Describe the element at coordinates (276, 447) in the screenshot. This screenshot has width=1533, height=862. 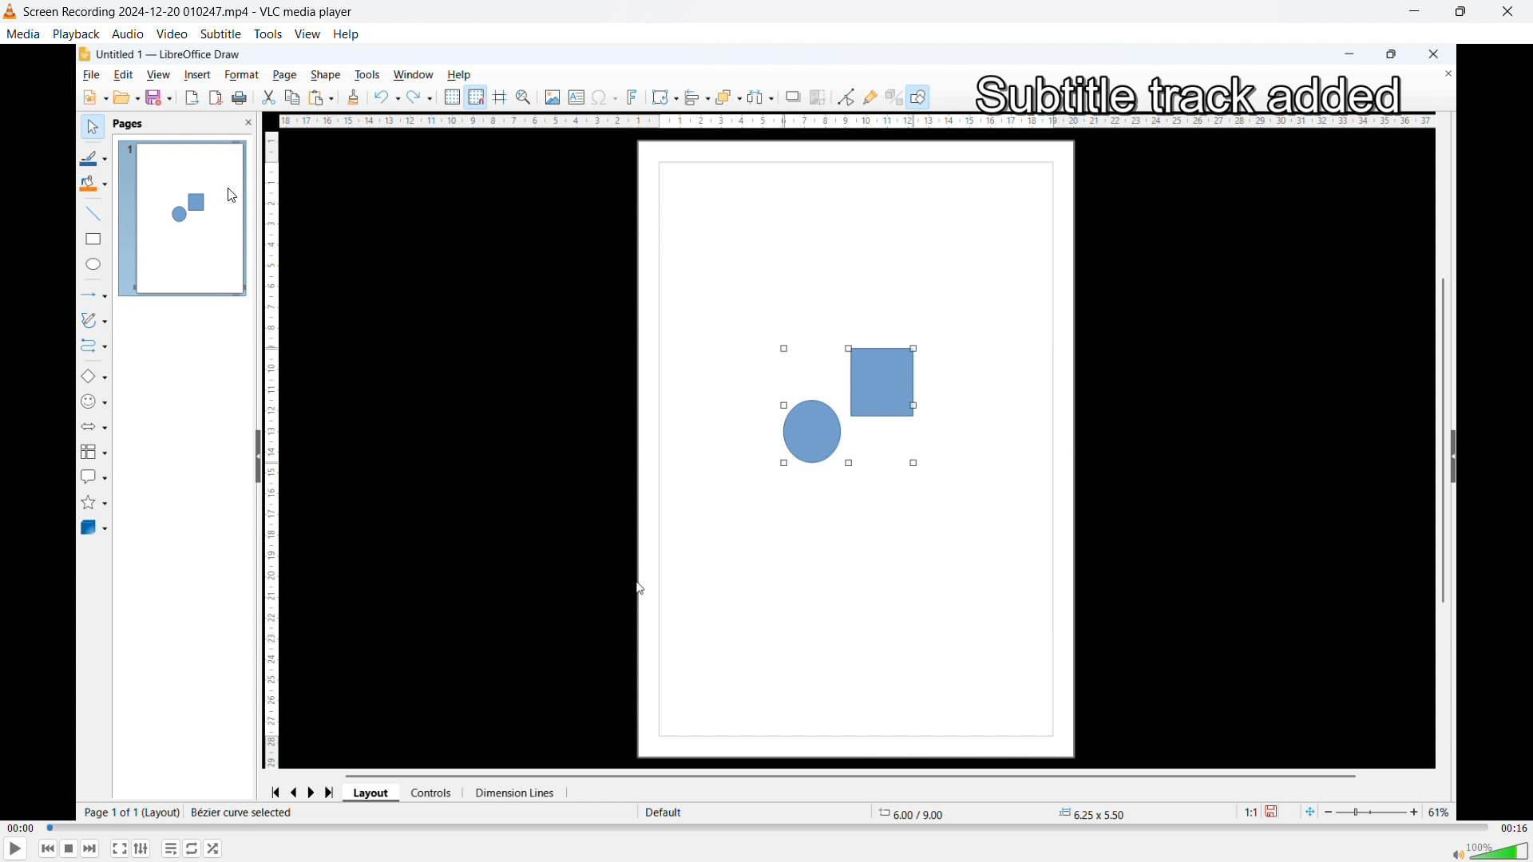
I see `ruler` at that location.